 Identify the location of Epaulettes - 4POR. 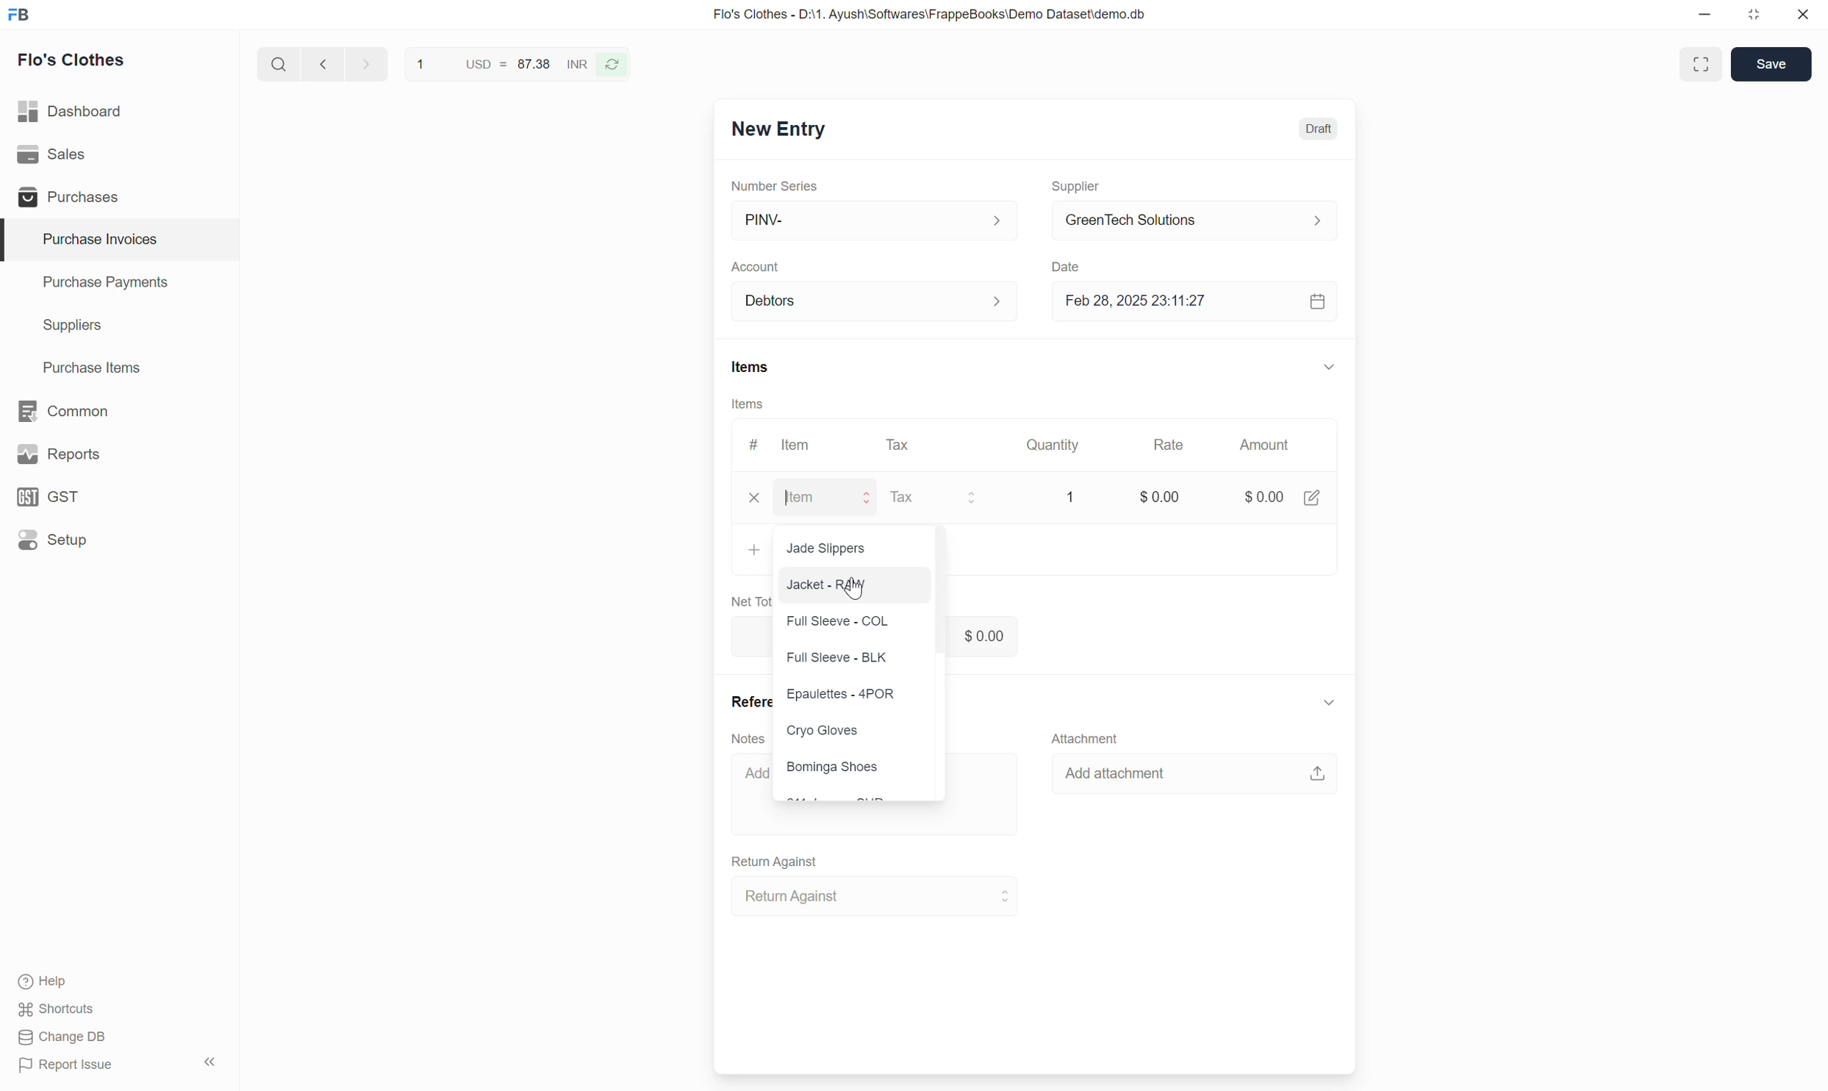
(854, 693).